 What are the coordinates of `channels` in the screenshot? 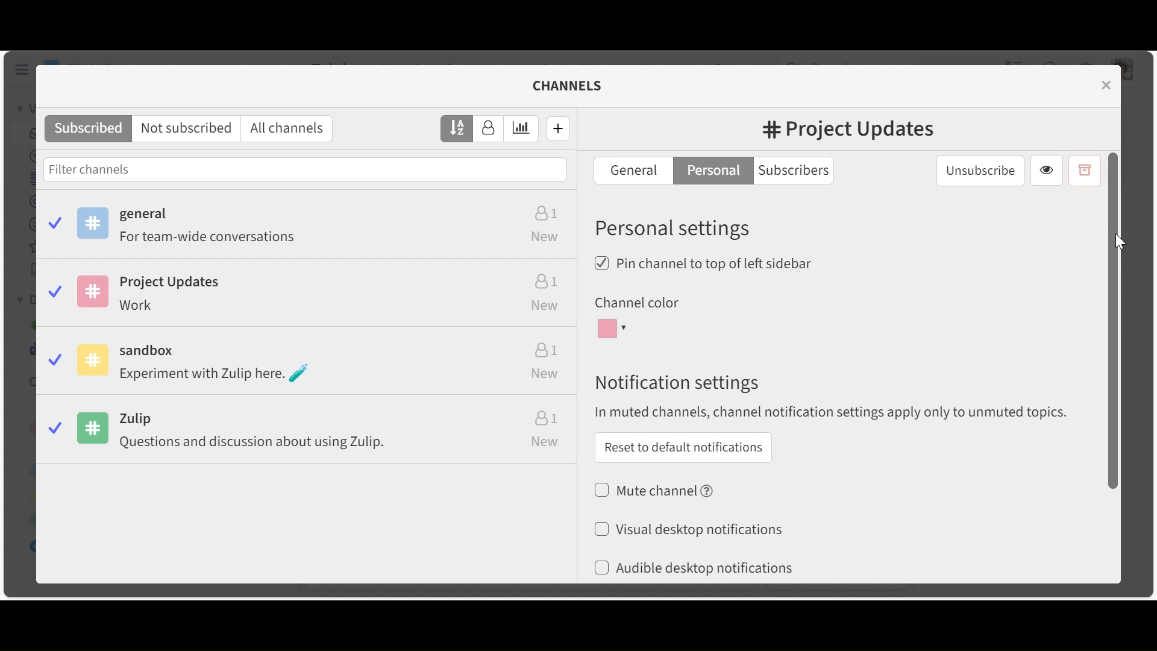 It's located at (575, 86).